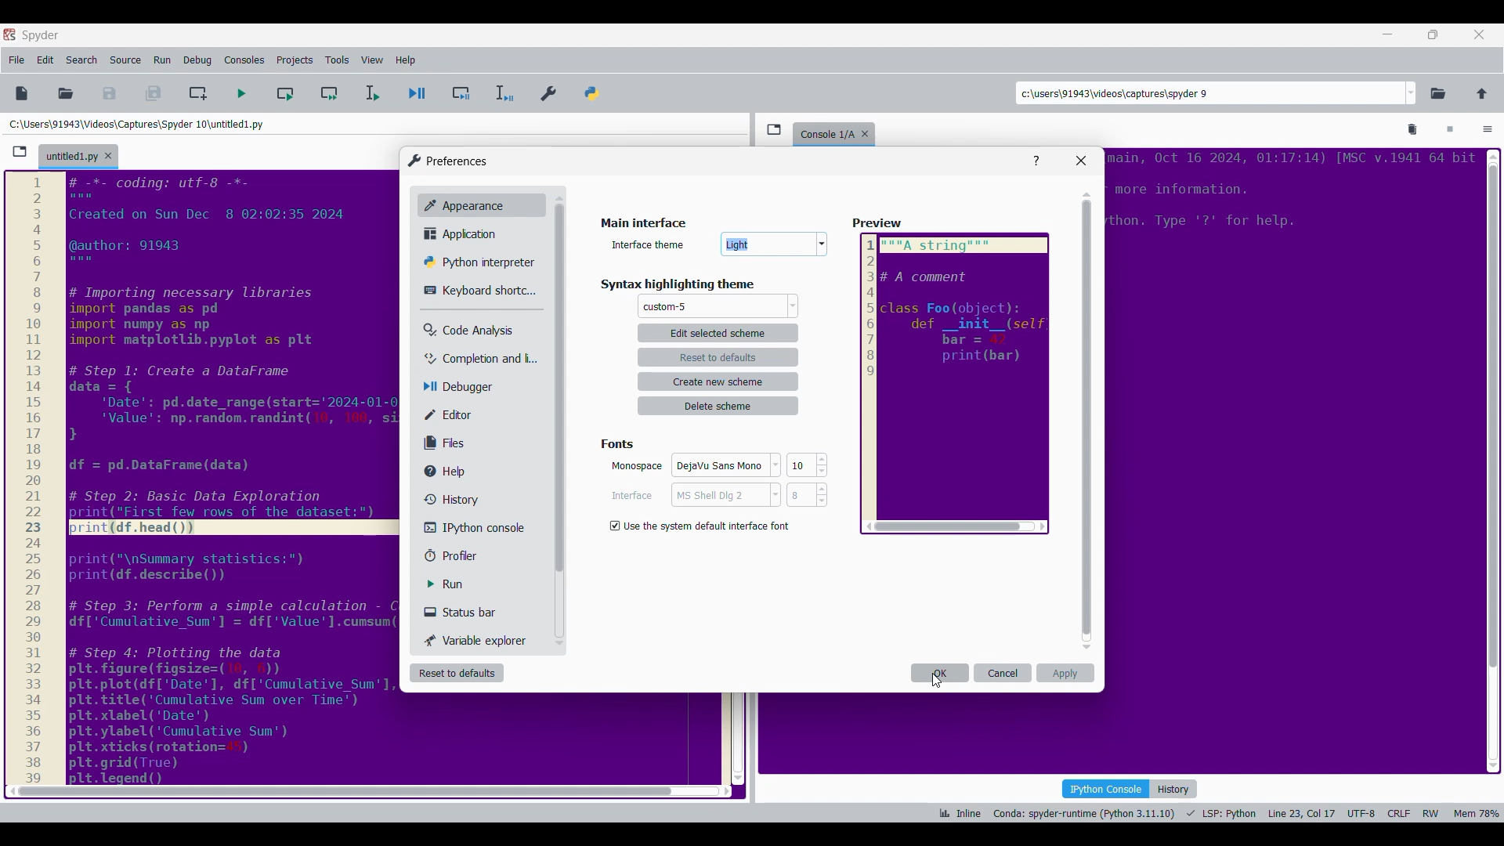 The height and width of the screenshot is (846, 1504). I want to click on File location, so click(136, 124).